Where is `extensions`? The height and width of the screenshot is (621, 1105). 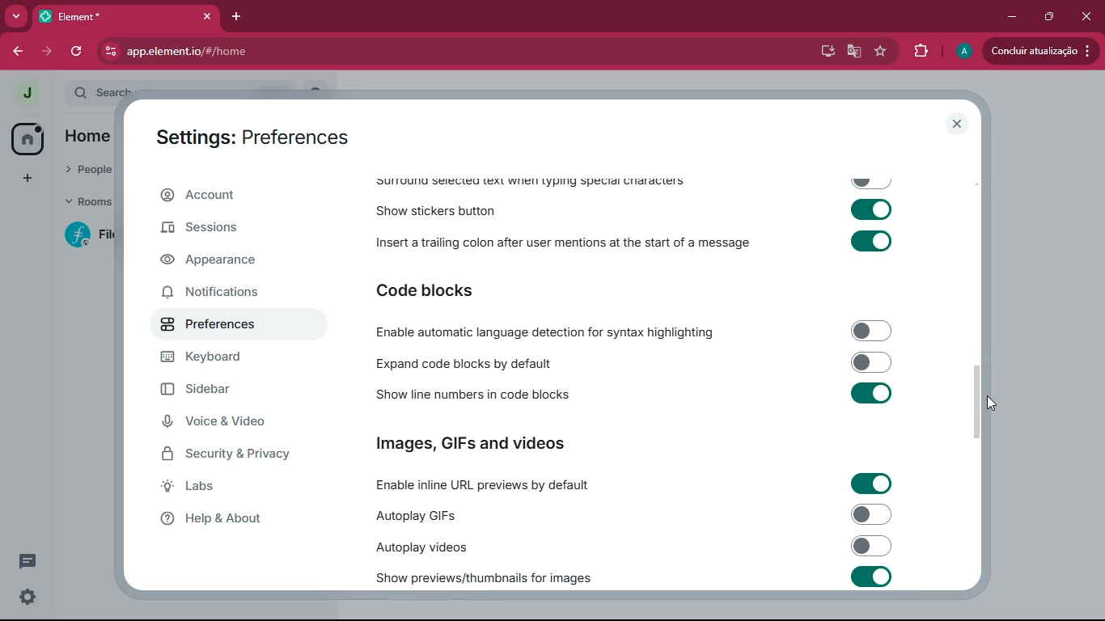
extensions is located at coordinates (918, 51).